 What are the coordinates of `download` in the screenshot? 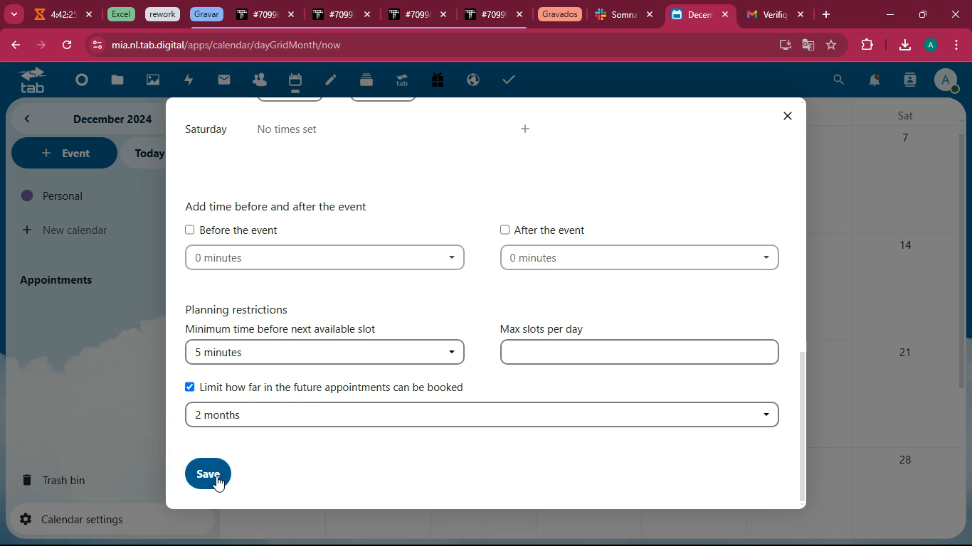 It's located at (904, 46).